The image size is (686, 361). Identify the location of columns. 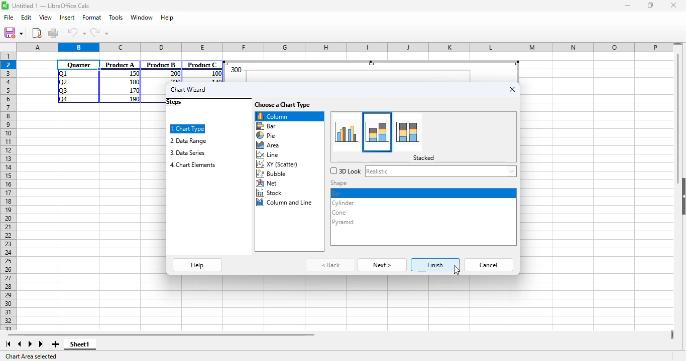
(346, 48).